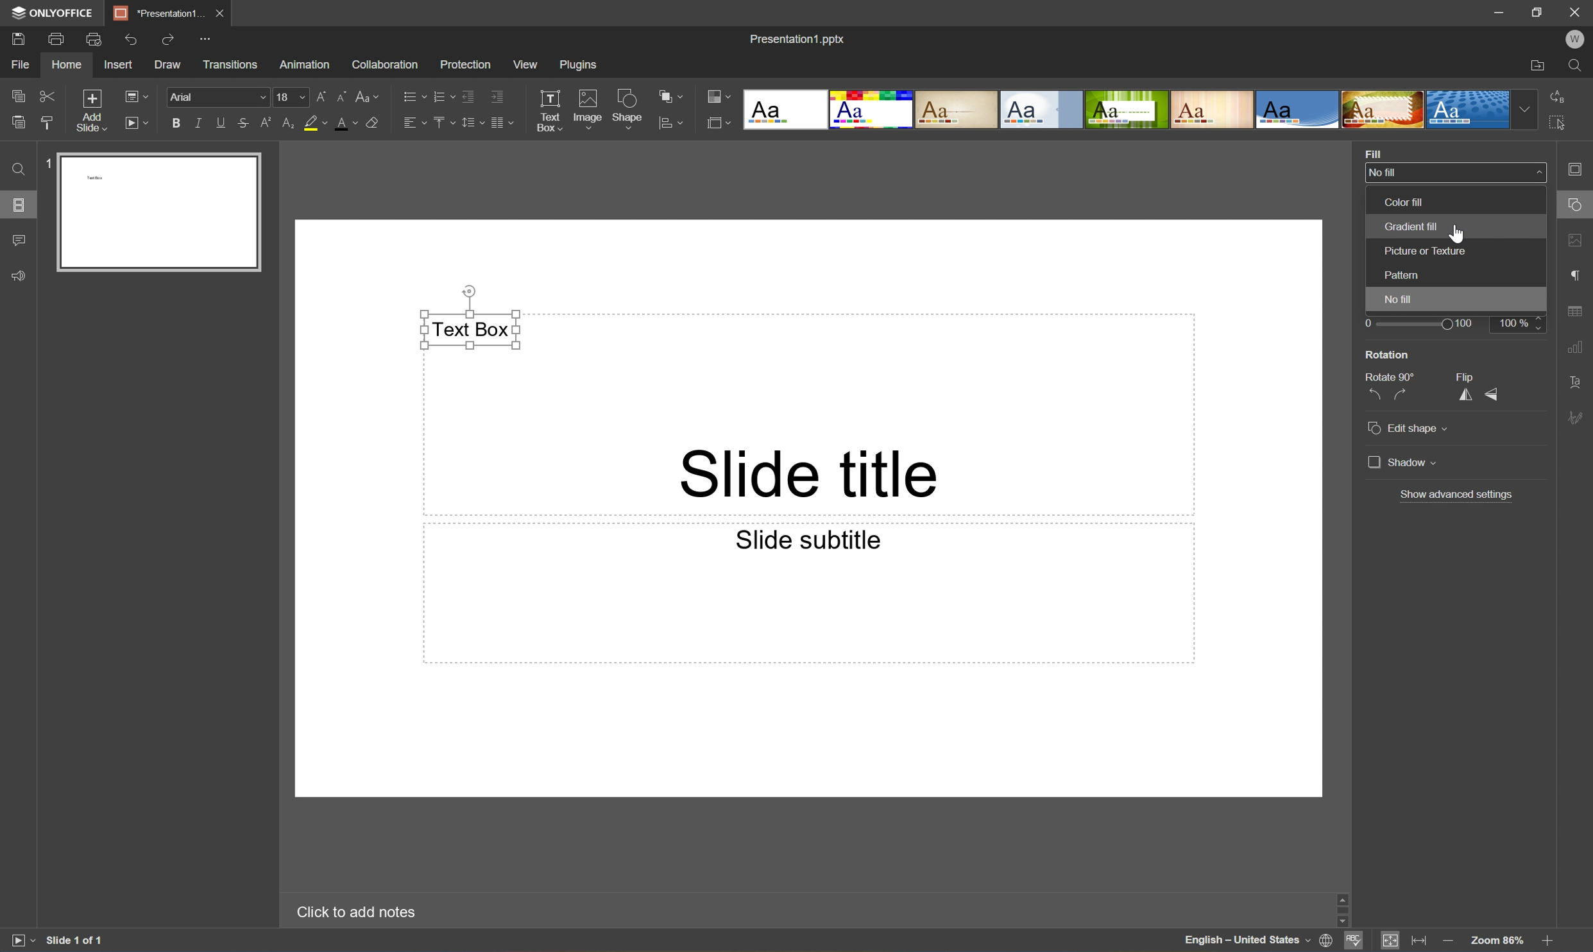 The width and height of the screenshot is (1593, 952). I want to click on 1, so click(49, 161).